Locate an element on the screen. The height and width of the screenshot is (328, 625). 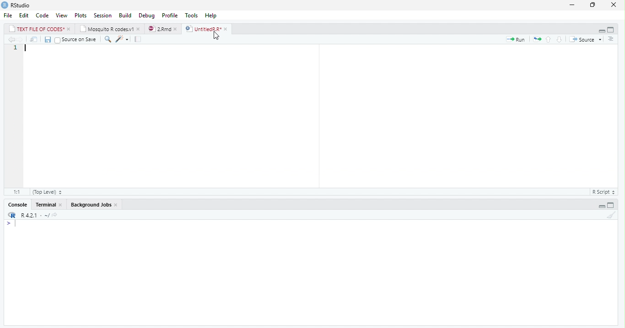
plots is located at coordinates (81, 16).